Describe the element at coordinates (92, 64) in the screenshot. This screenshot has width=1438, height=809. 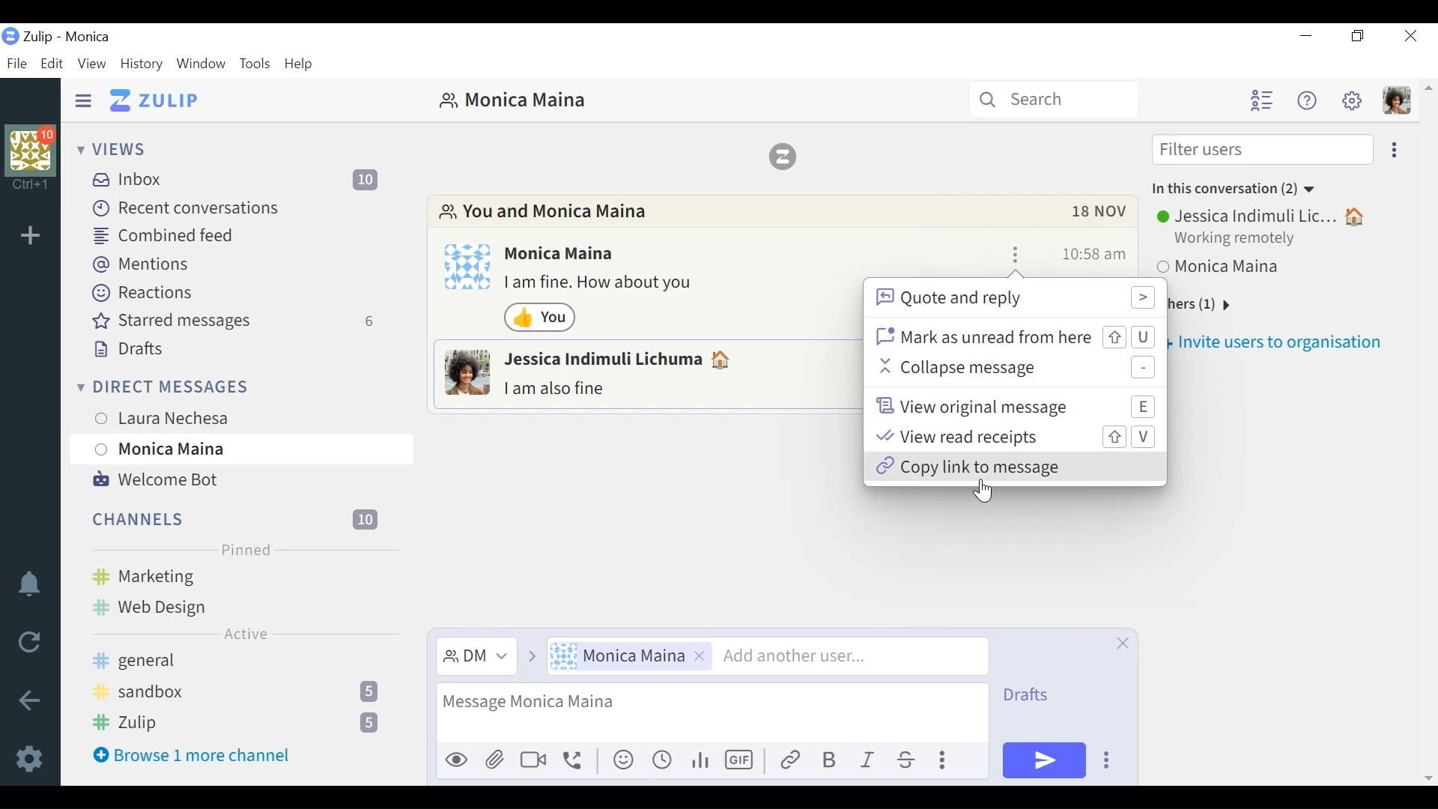
I see `View` at that location.